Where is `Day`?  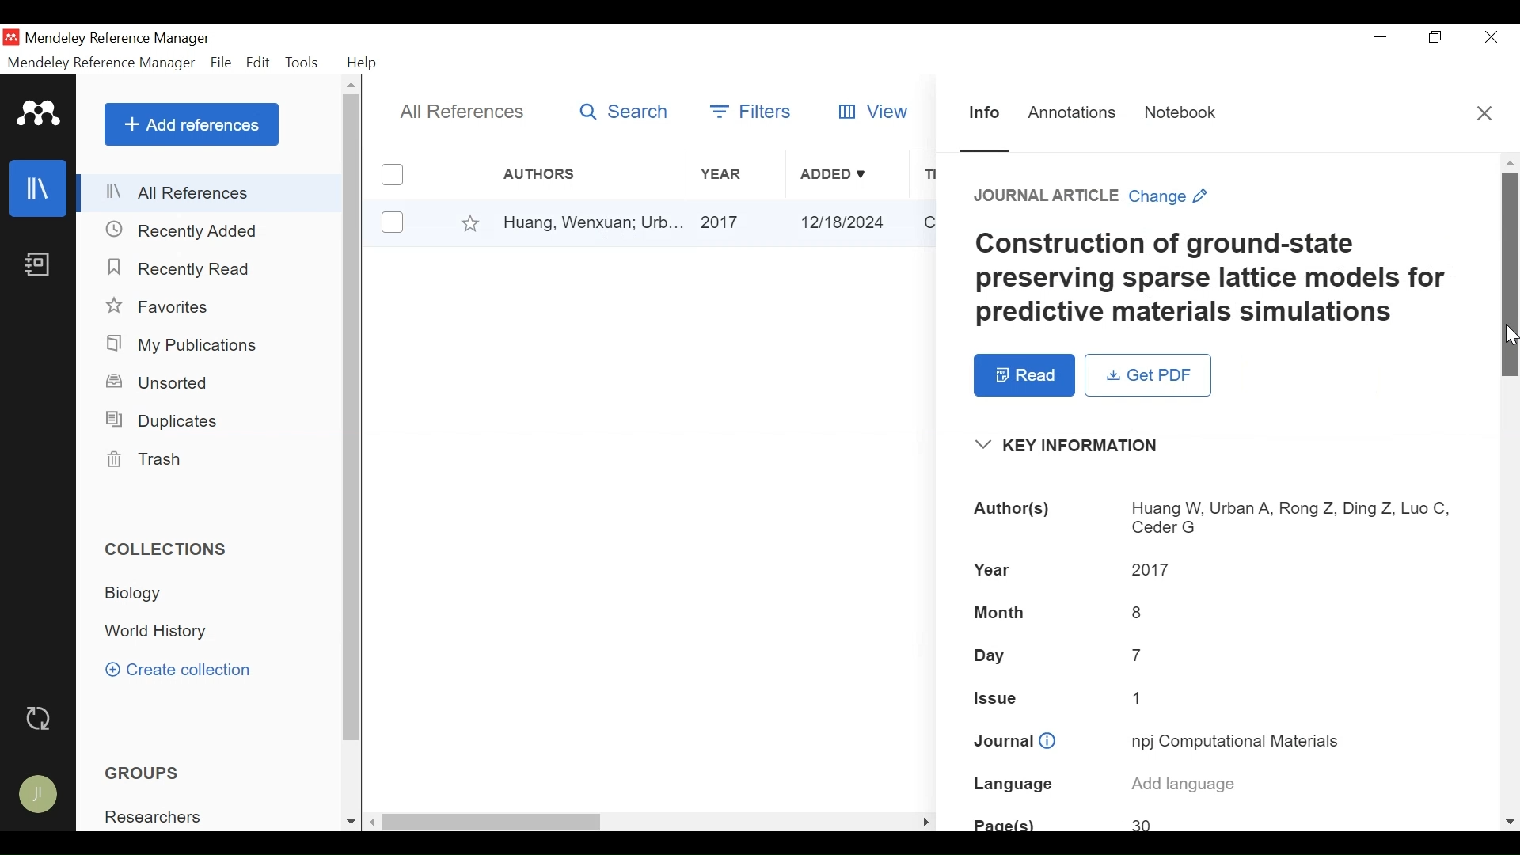 Day is located at coordinates (991, 655).